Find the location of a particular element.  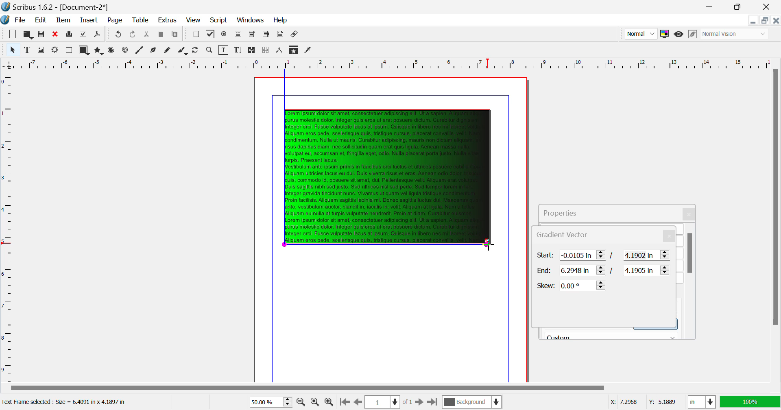

Background is located at coordinates (471, 403).